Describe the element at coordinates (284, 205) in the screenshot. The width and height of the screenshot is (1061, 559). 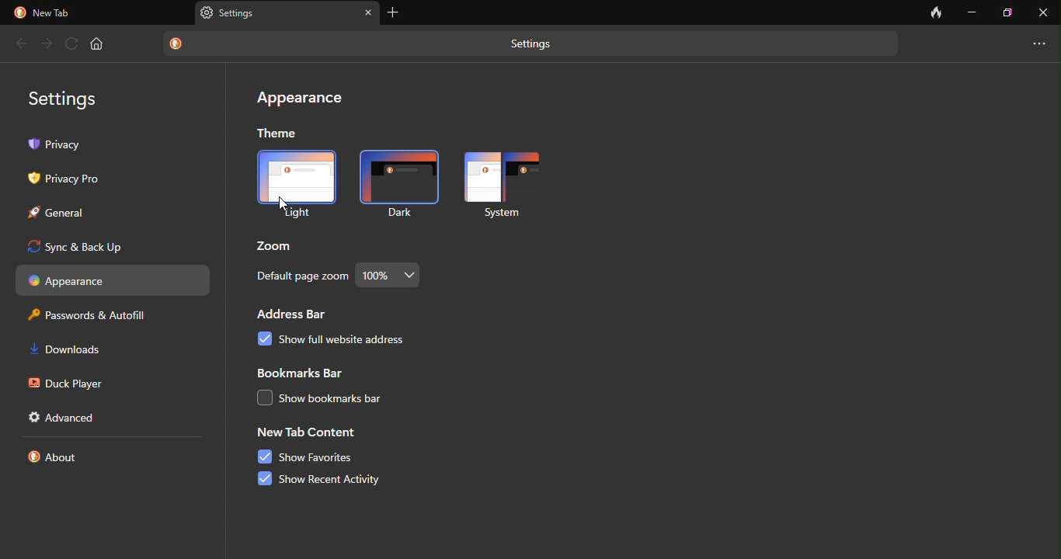
I see `cursor movement ` at that location.